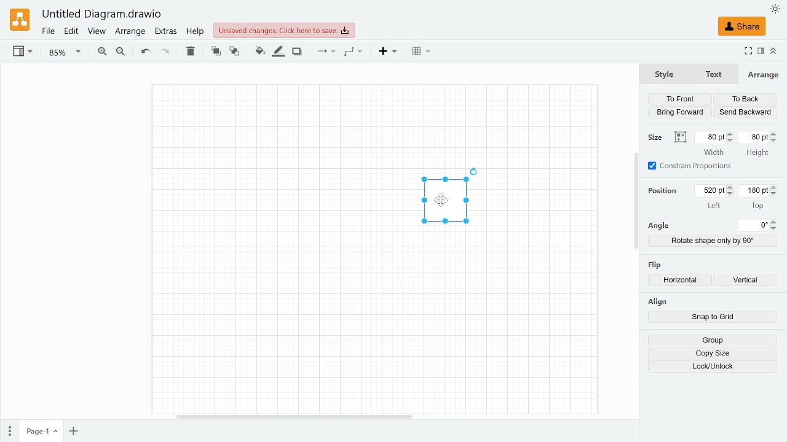 The height and width of the screenshot is (442, 787). I want to click on Redo, so click(164, 52).